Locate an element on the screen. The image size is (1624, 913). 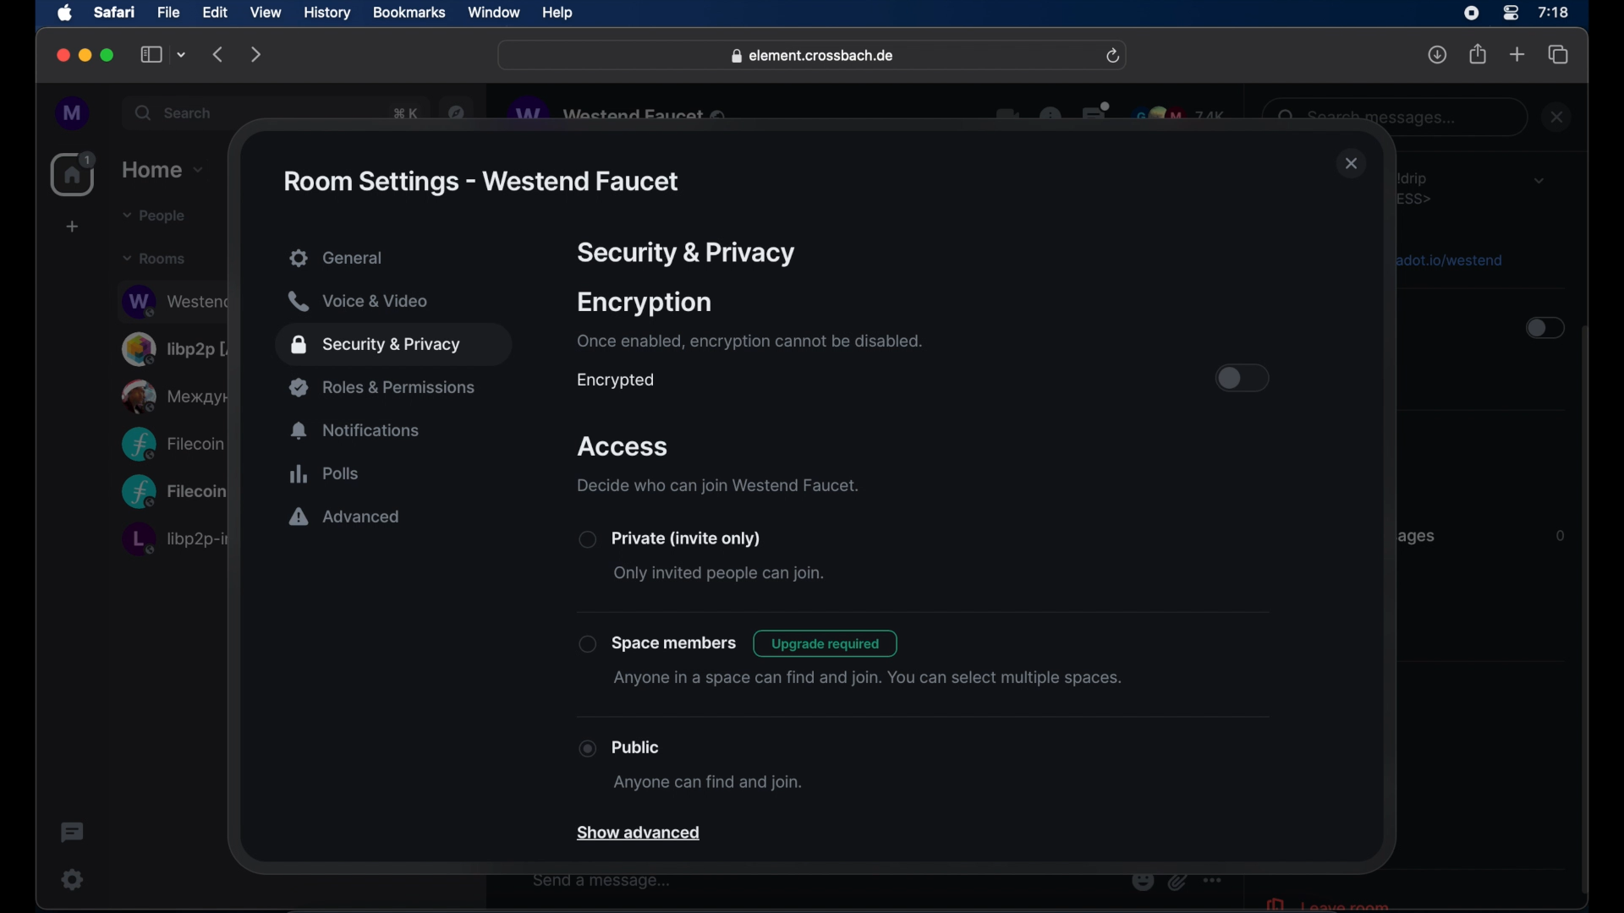
show advanced is located at coordinates (641, 835).